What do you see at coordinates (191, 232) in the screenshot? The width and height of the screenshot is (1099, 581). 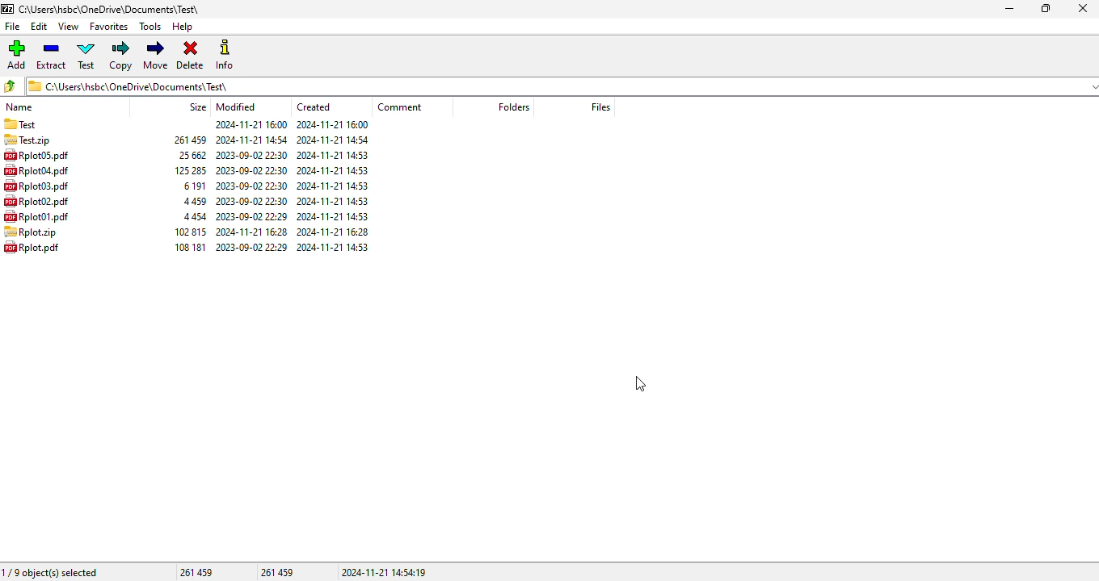 I see `size` at bounding box center [191, 232].